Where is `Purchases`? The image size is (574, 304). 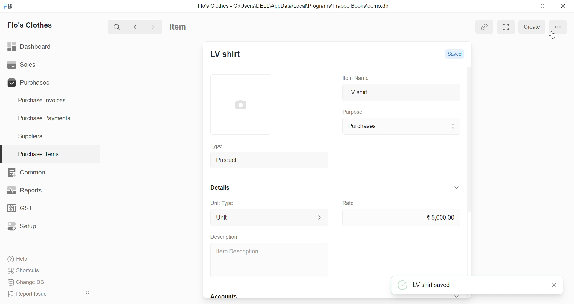 Purchases is located at coordinates (30, 83).